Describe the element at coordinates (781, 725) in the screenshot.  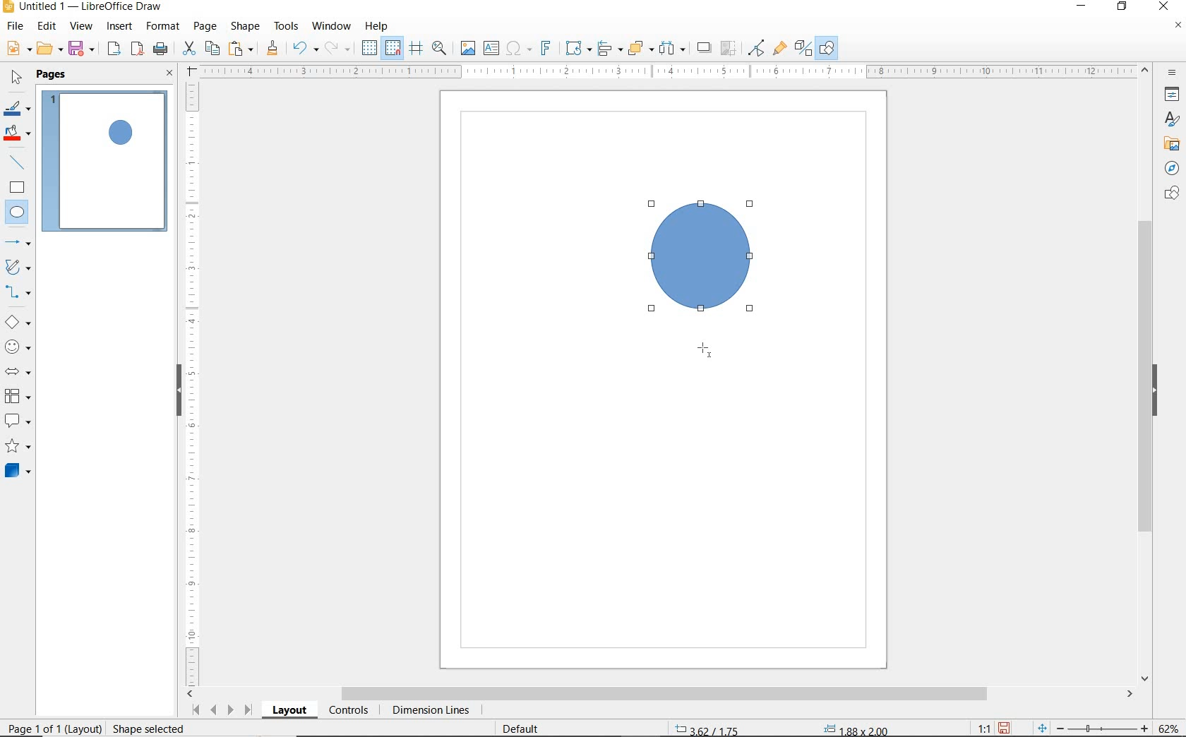
I see `STANDARD SELECTION` at that location.